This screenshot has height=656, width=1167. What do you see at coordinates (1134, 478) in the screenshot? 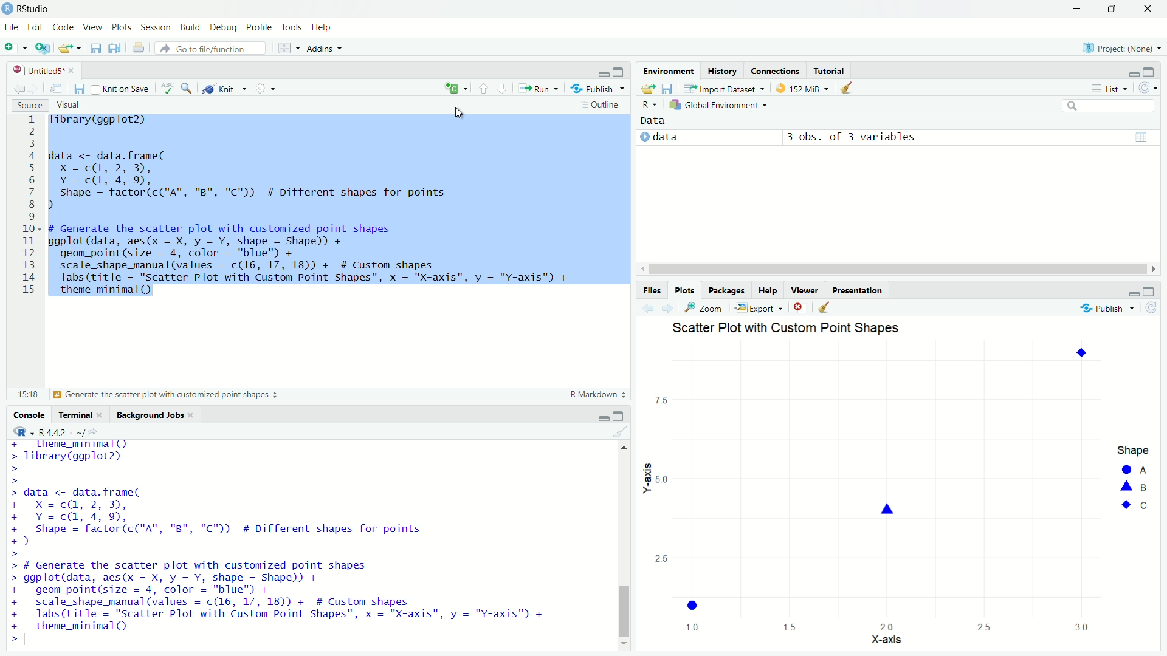
I see `legend` at bounding box center [1134, 478].